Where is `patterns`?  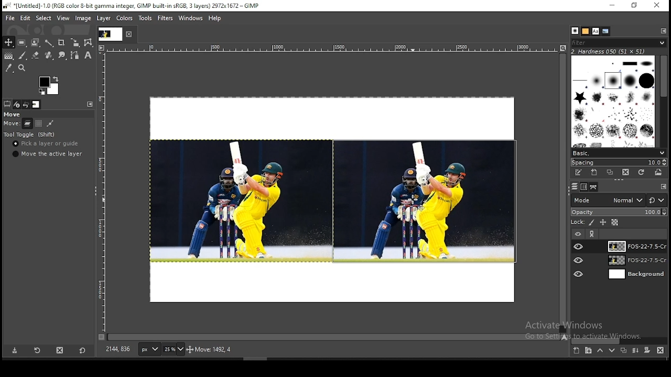 patterns is located at coordinates (586, 31).